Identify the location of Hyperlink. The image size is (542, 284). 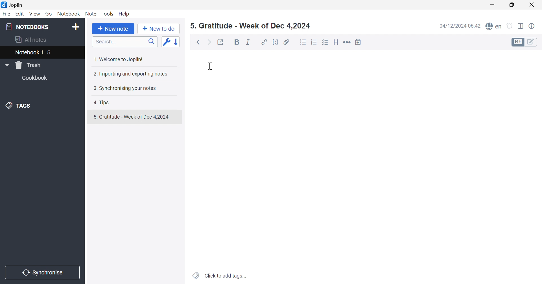
(264, 42).